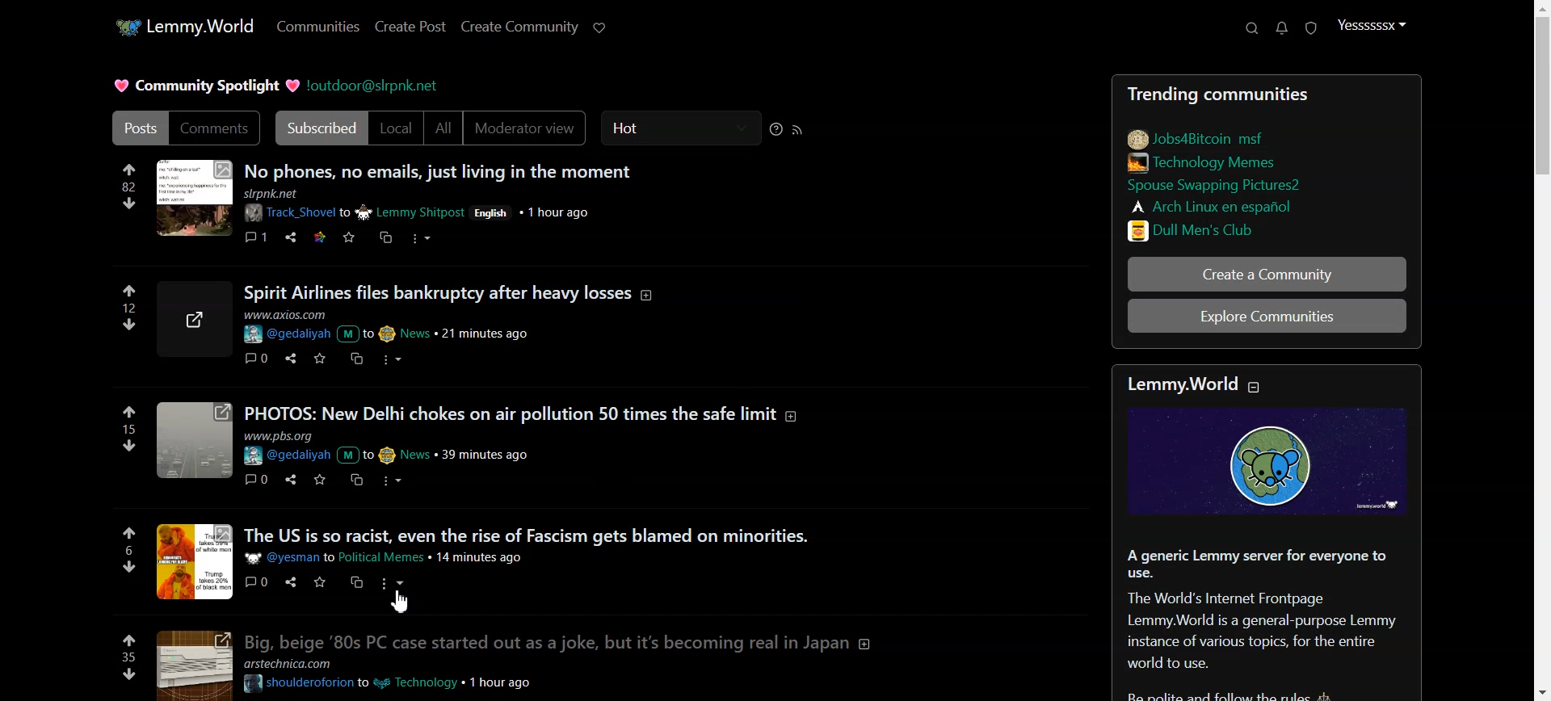 Image resolution: width=1551 pixels, height=701 pixels. Describe the element at coordinates (1216, 205) in the screenshot. I see `link` at that location.